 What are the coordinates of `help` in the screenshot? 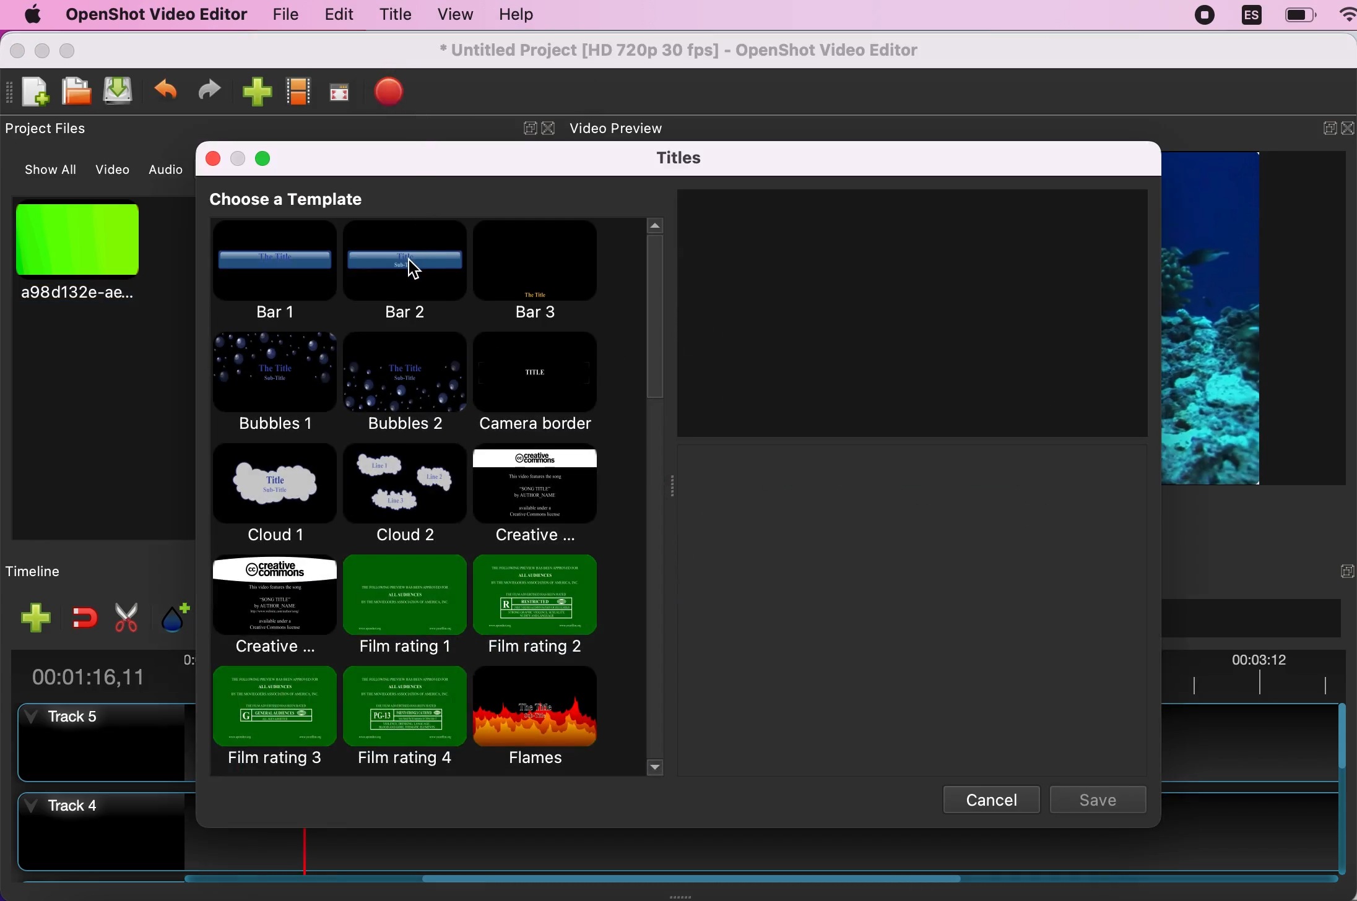 It's located at (527, 15).